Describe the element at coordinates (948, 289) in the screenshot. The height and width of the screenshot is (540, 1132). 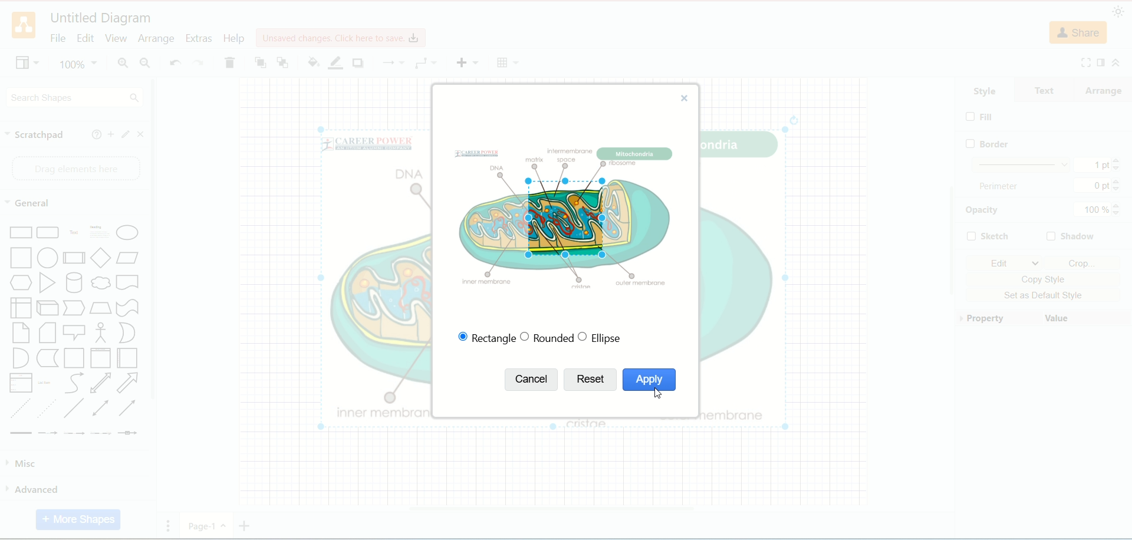
I see `Vertical Scroll Bar` at that location.